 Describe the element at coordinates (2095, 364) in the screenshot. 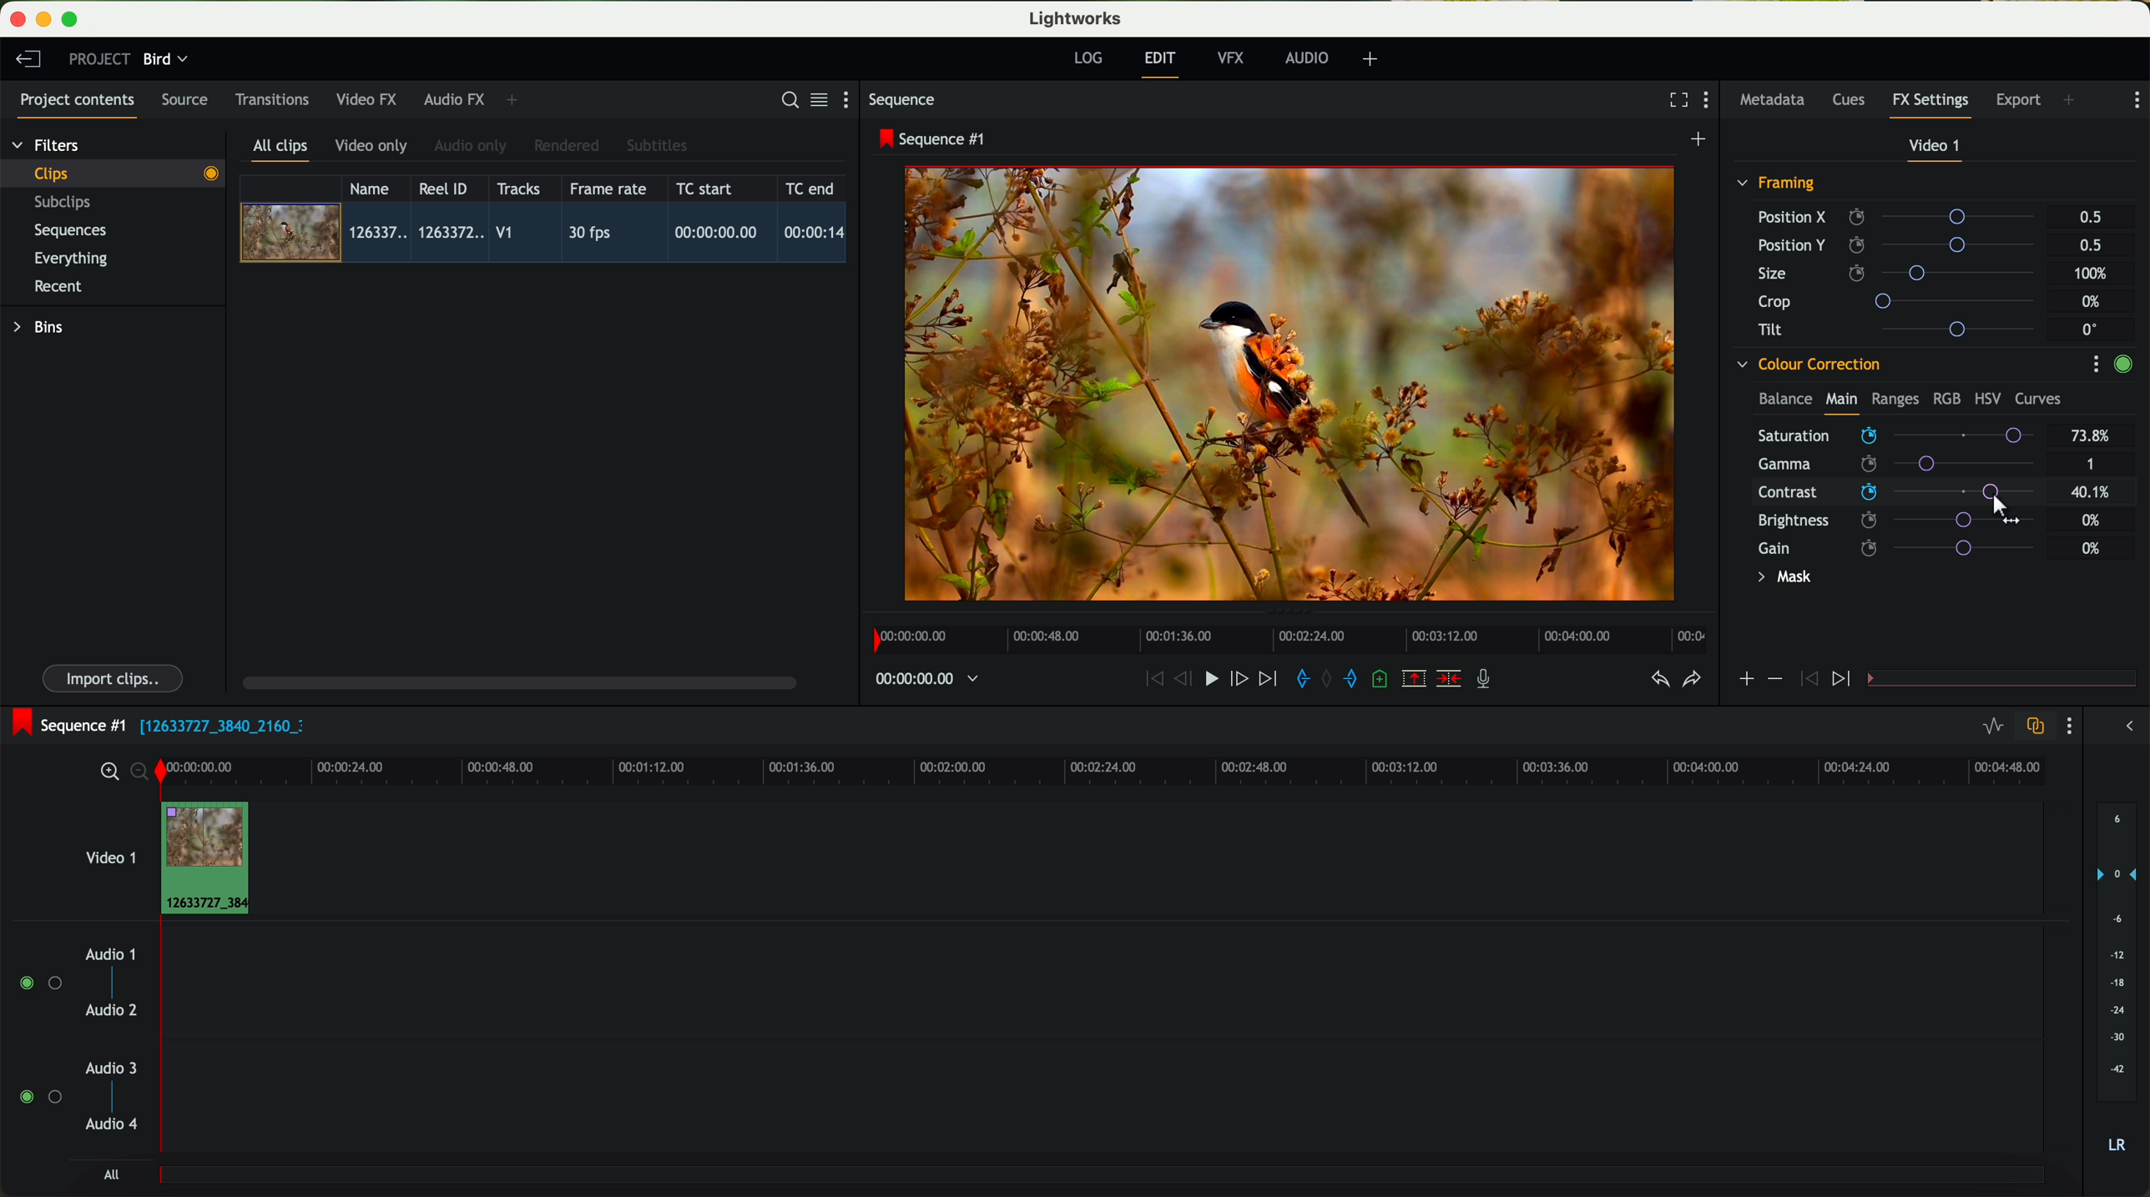

I see `show settings menu` at that location.